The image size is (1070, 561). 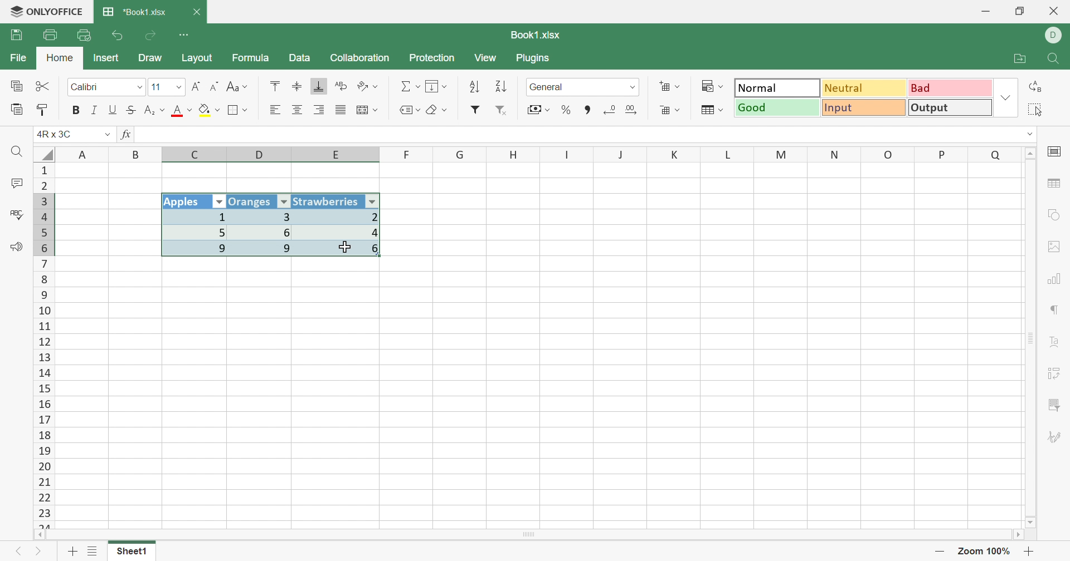 I want to click on N, so click(x=833, y=154).